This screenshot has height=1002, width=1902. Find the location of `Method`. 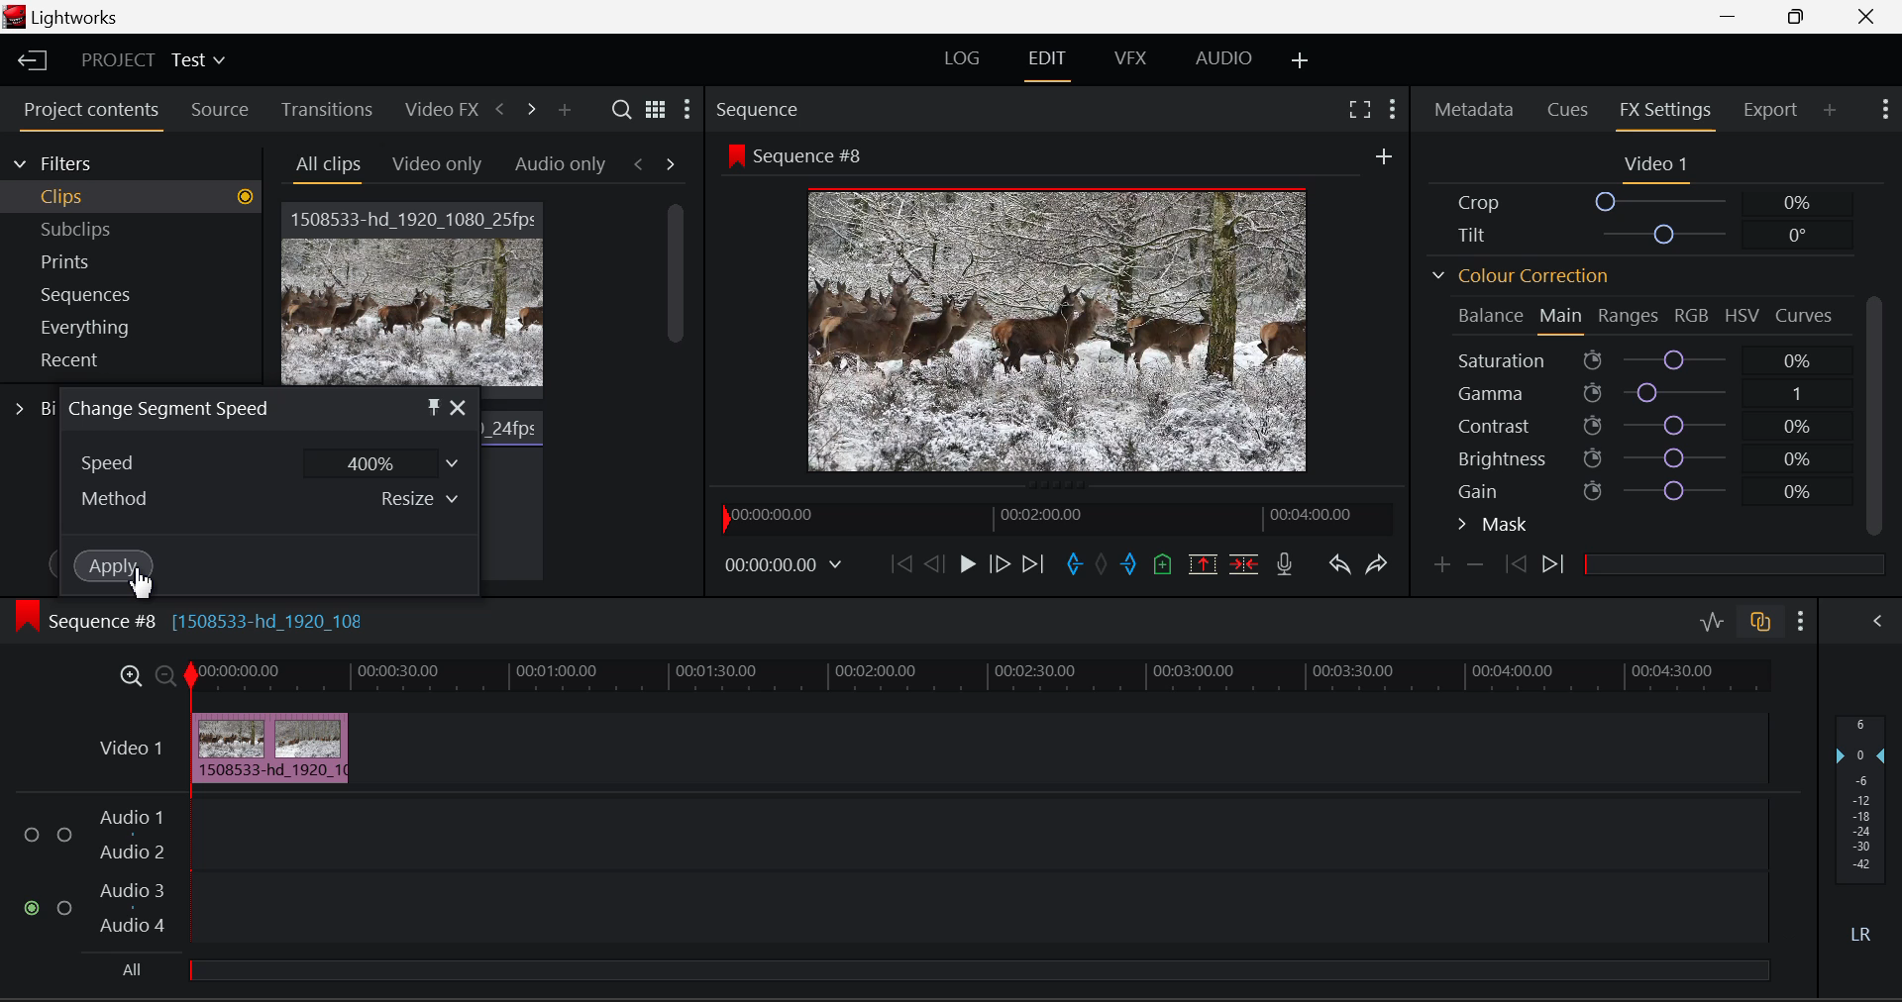

Method is located at coordinates (121, 498).